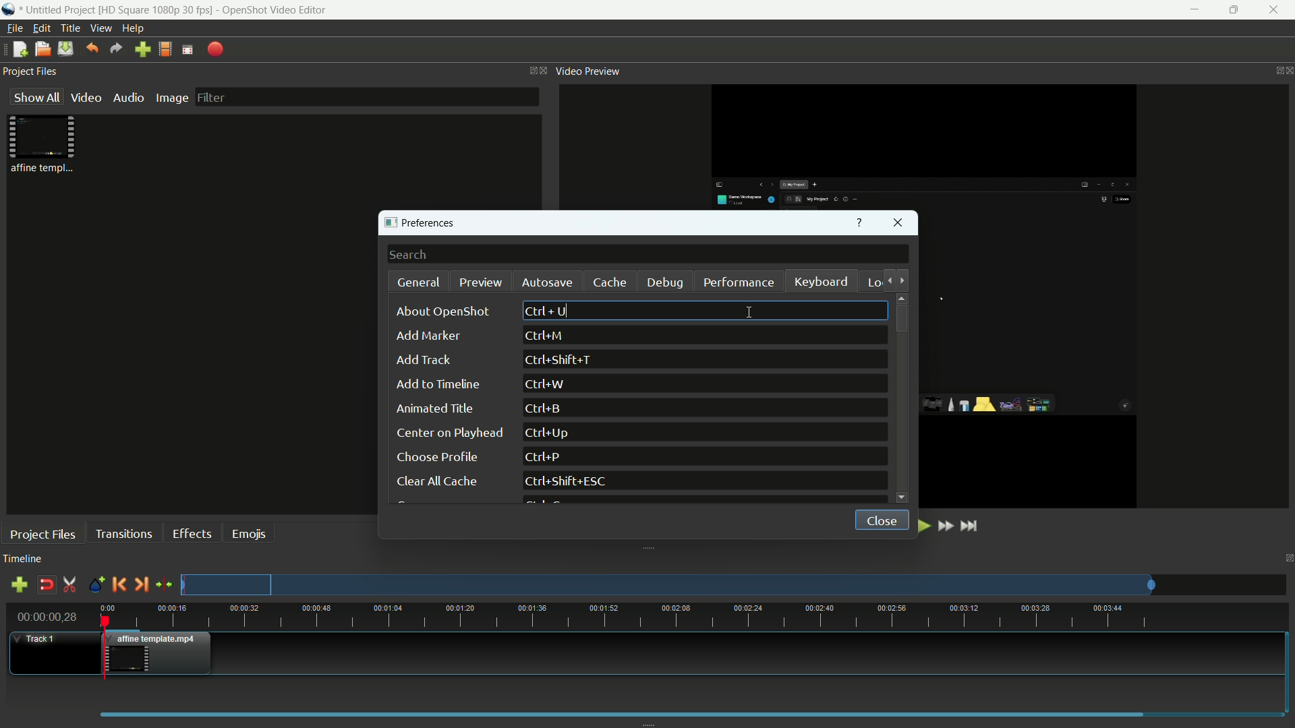  What do you see at coordinates (42, 49) in the screenshot?
I see `open file` at bounding box center [42, 49].